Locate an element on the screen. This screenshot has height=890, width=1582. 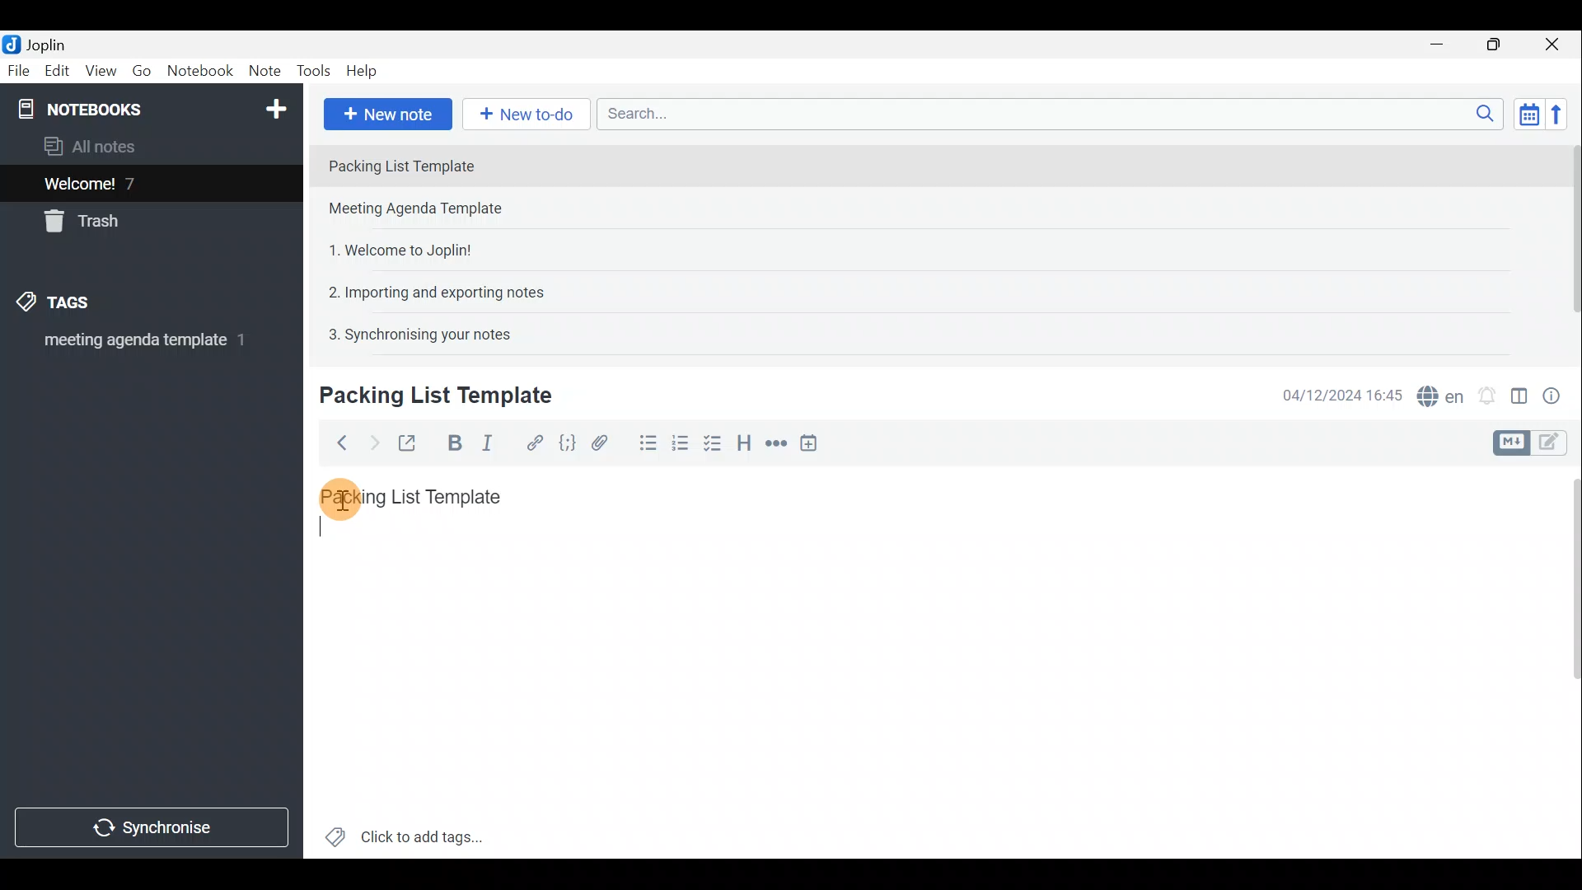
Toggle editors is located at coordinates (1557, 444).